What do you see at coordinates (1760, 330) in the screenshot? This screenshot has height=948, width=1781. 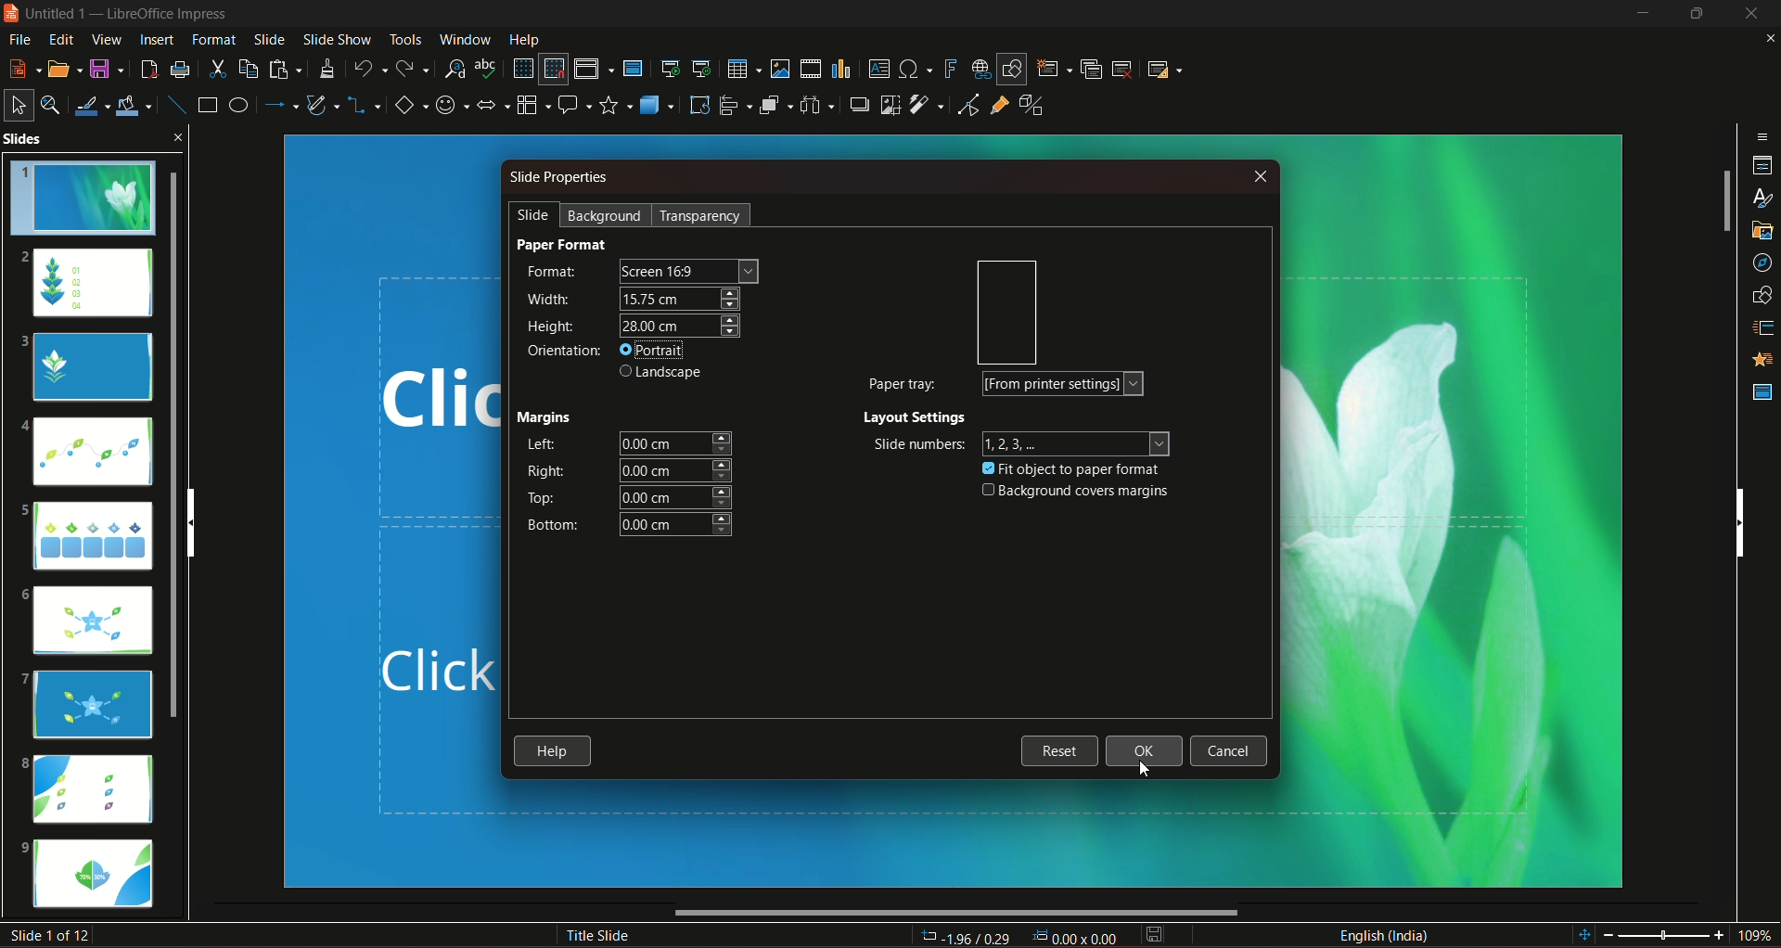 I see `slide transition` at bounding box center [1760, 330].